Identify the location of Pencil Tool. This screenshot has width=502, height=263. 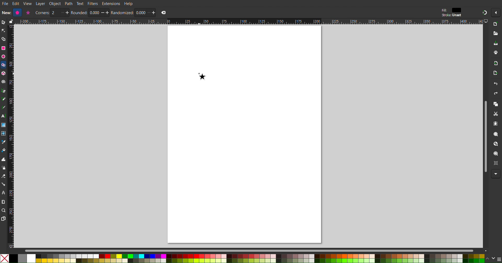
(3, 100).